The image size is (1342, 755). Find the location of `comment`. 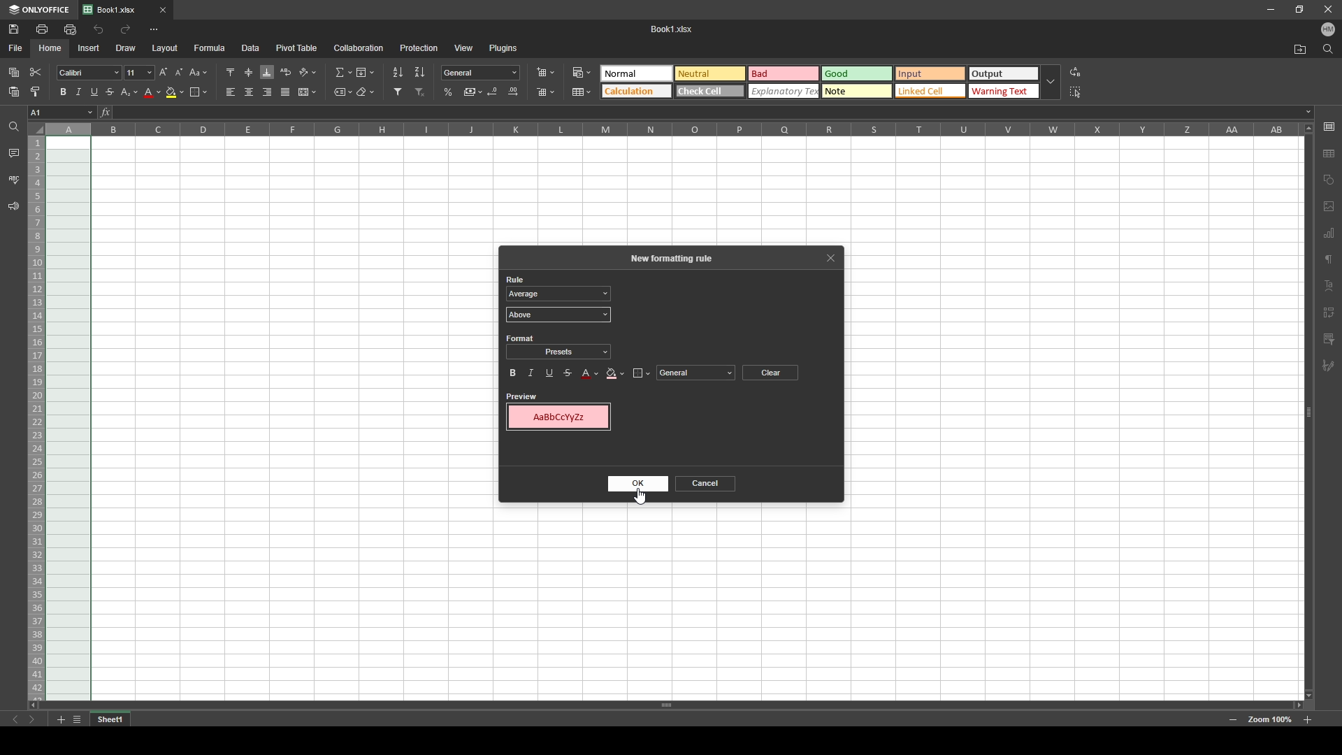

comment is located at coordinates (13, 152).